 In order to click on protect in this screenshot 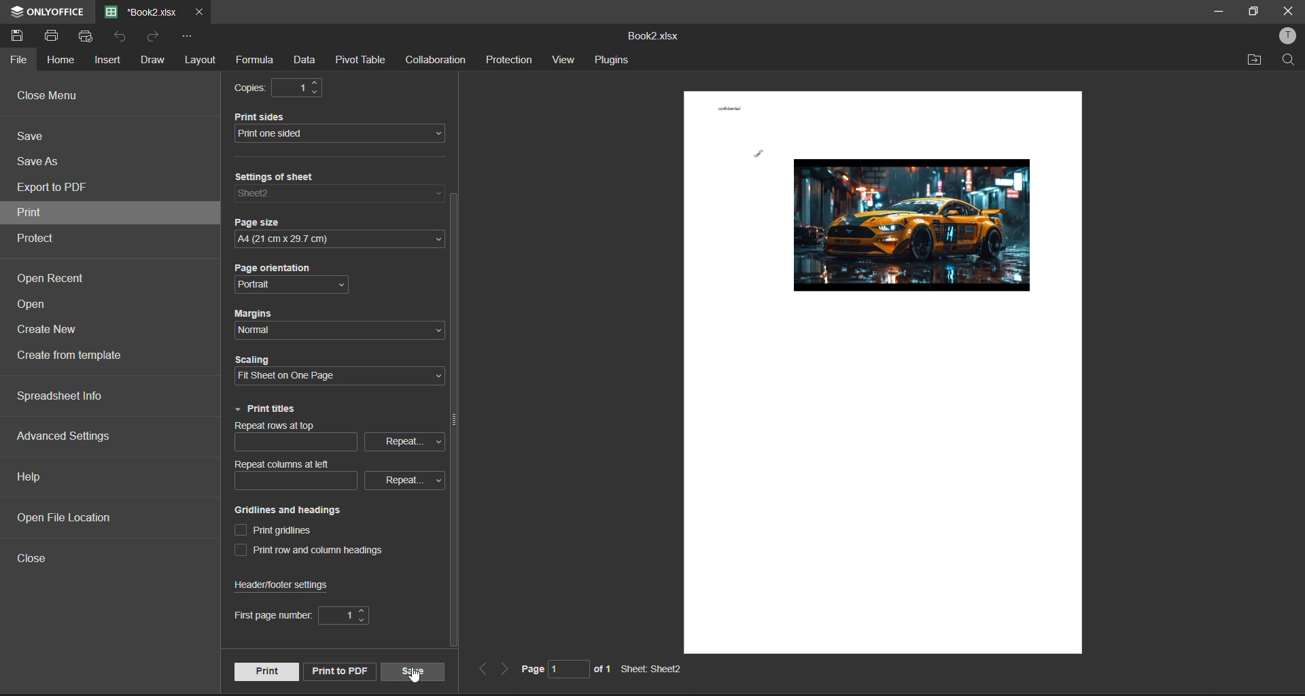, I will do `click(44, 239)`.